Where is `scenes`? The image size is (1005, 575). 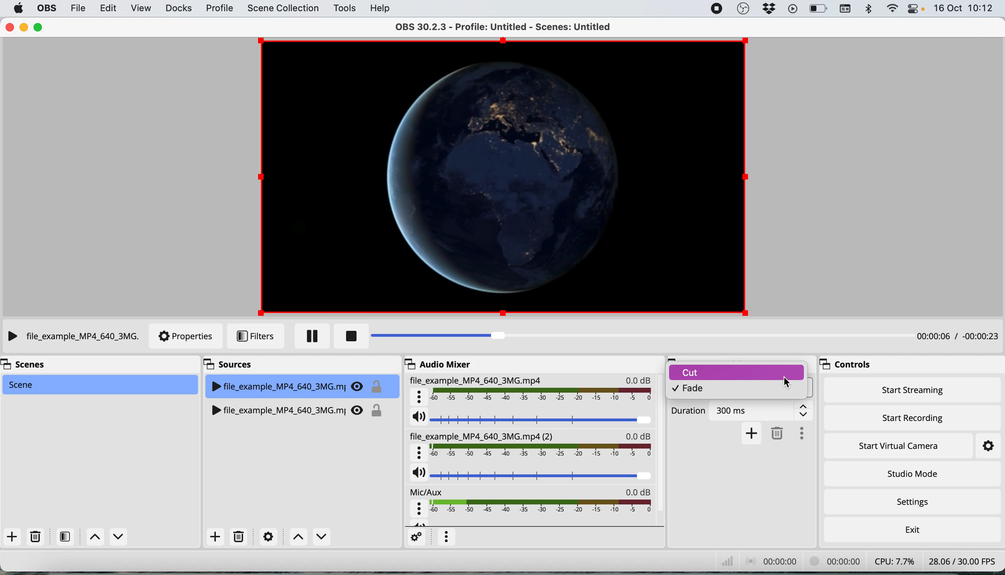
scenes is located at coordinates (27, 366).